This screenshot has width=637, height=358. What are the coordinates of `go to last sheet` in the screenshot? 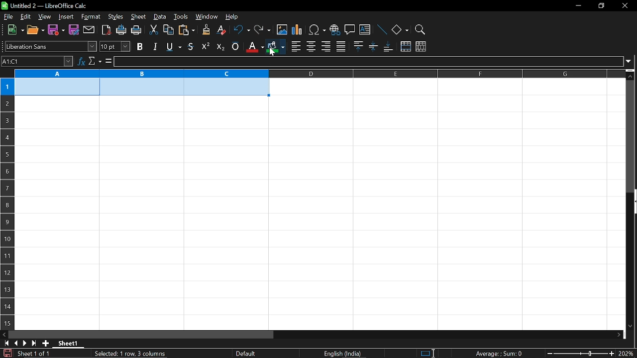 It's located at (33, 344).